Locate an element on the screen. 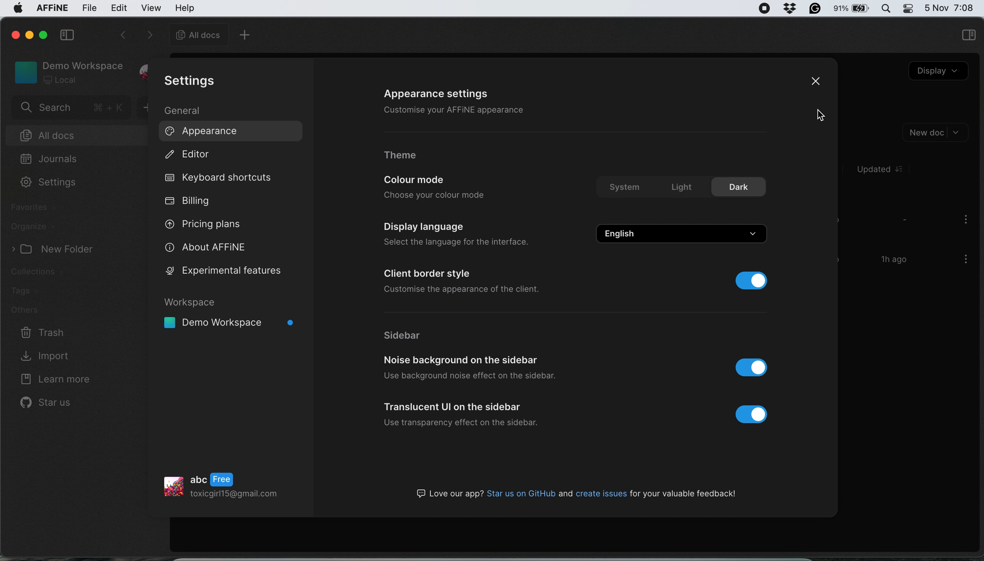 This screenshot has width=984, height=561. star us is located at coordinates (44, 405).